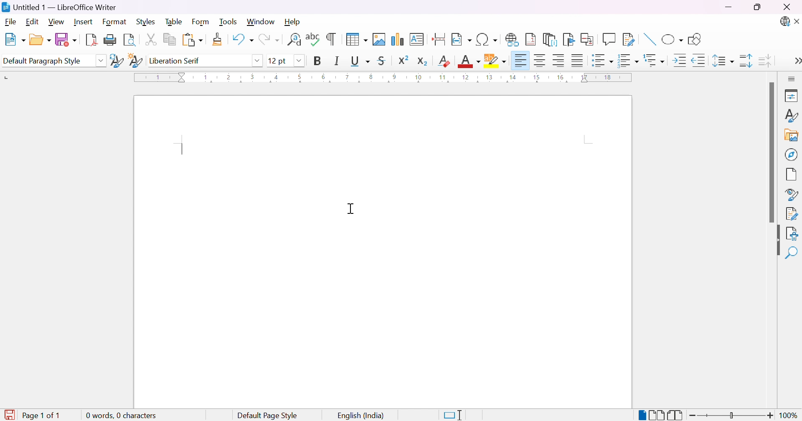  I want to click on Update selected style, so click(117, 61).